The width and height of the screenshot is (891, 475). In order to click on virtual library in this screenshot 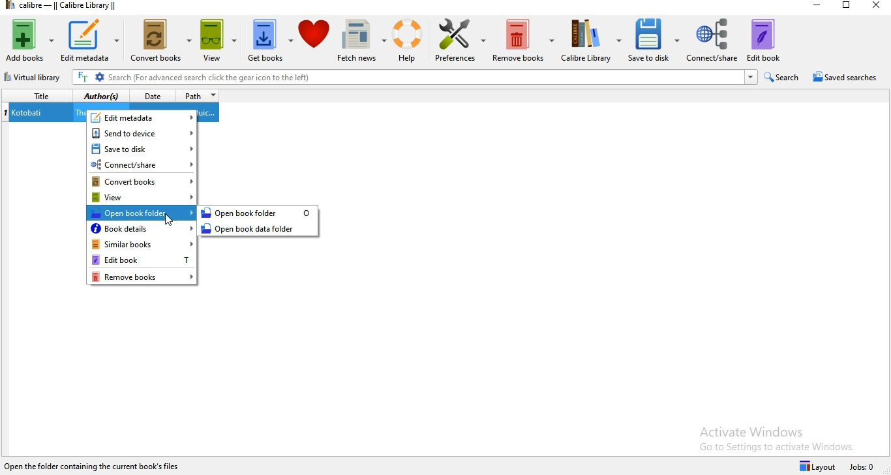, I will do `click(33, 78)`.